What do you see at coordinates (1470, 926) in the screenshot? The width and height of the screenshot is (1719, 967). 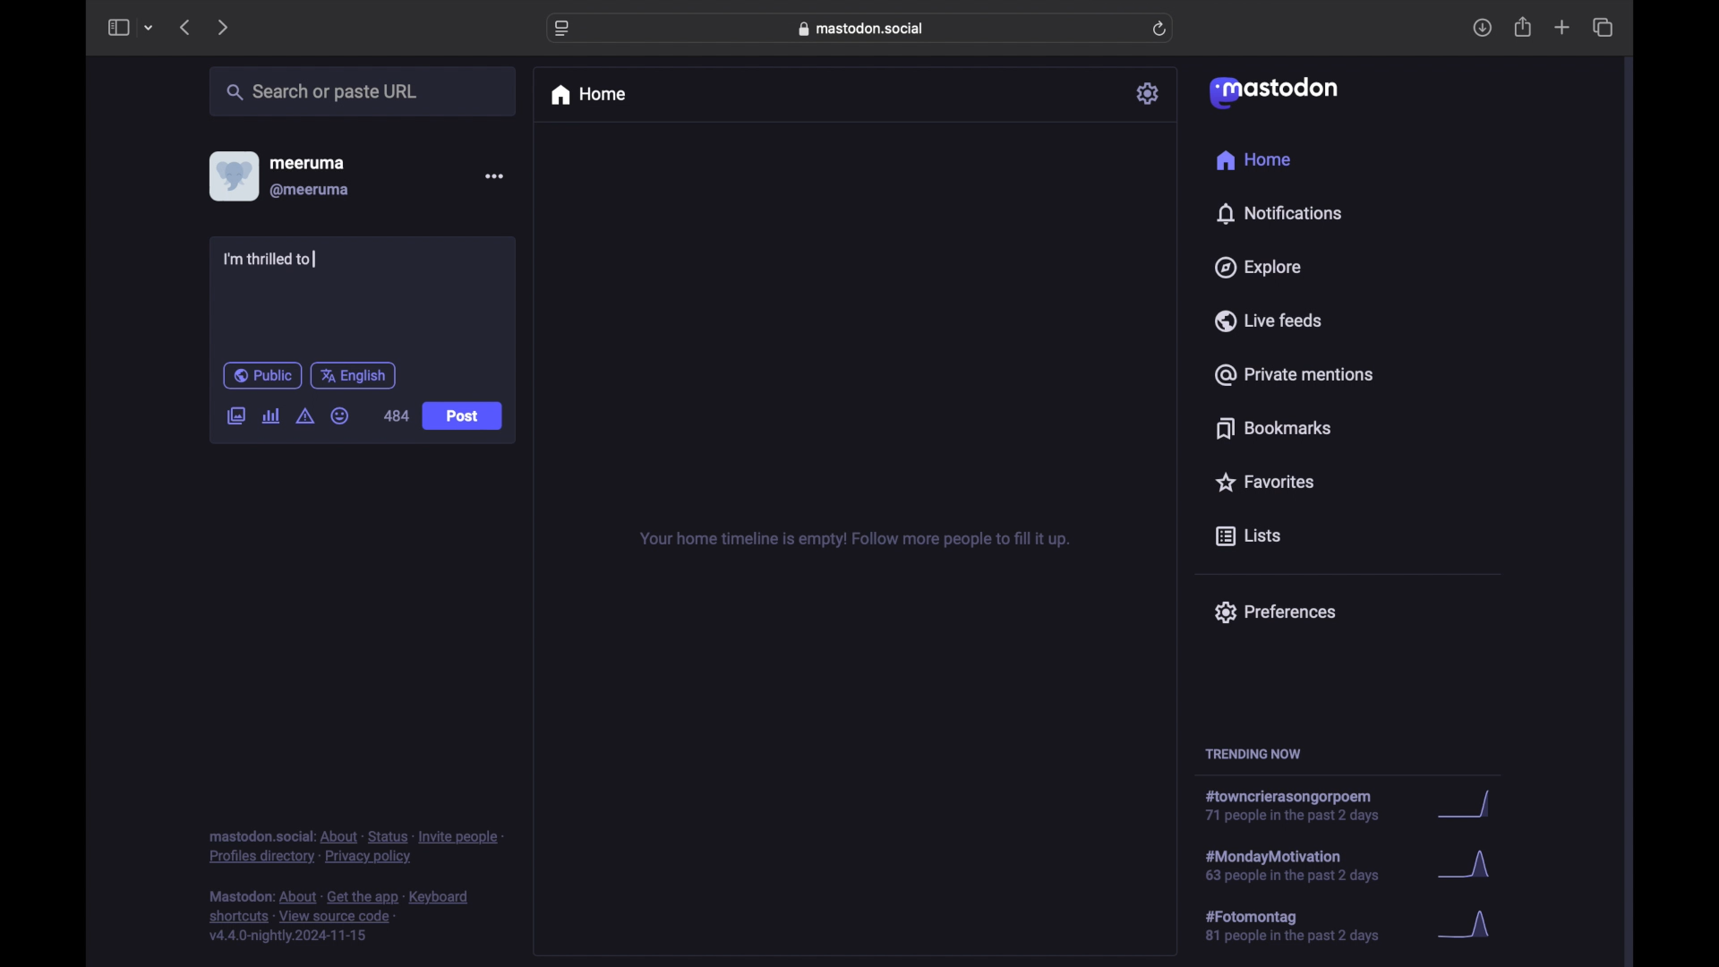 I see `graph` at bounding box center [1470, 926].